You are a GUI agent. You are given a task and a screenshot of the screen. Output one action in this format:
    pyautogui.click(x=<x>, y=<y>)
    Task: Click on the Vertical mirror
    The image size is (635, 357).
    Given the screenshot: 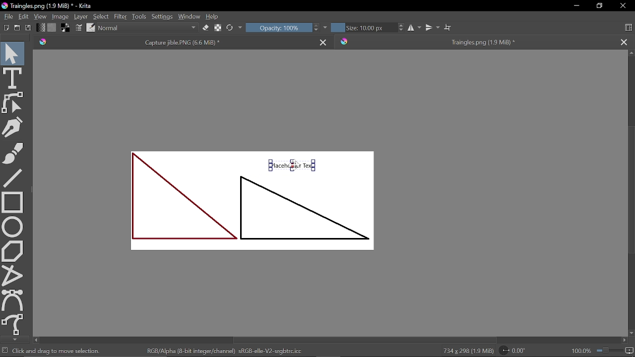 What is the action you would take?
    pyautogui.click(x=434, y=26)
    